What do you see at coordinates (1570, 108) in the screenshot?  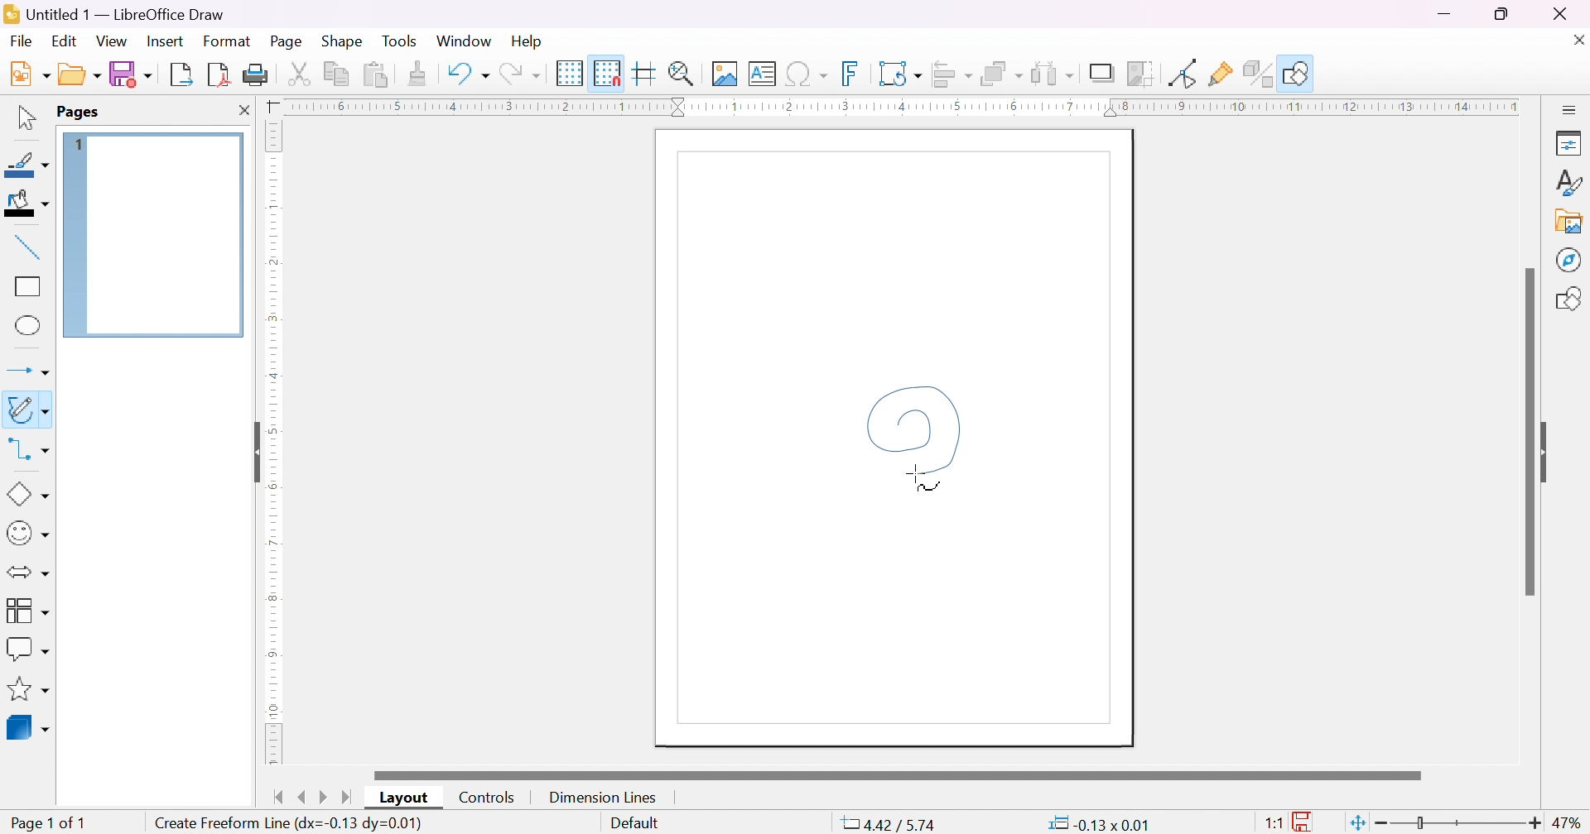 I see `slidebar settings` at bounding box center [1570, 108].